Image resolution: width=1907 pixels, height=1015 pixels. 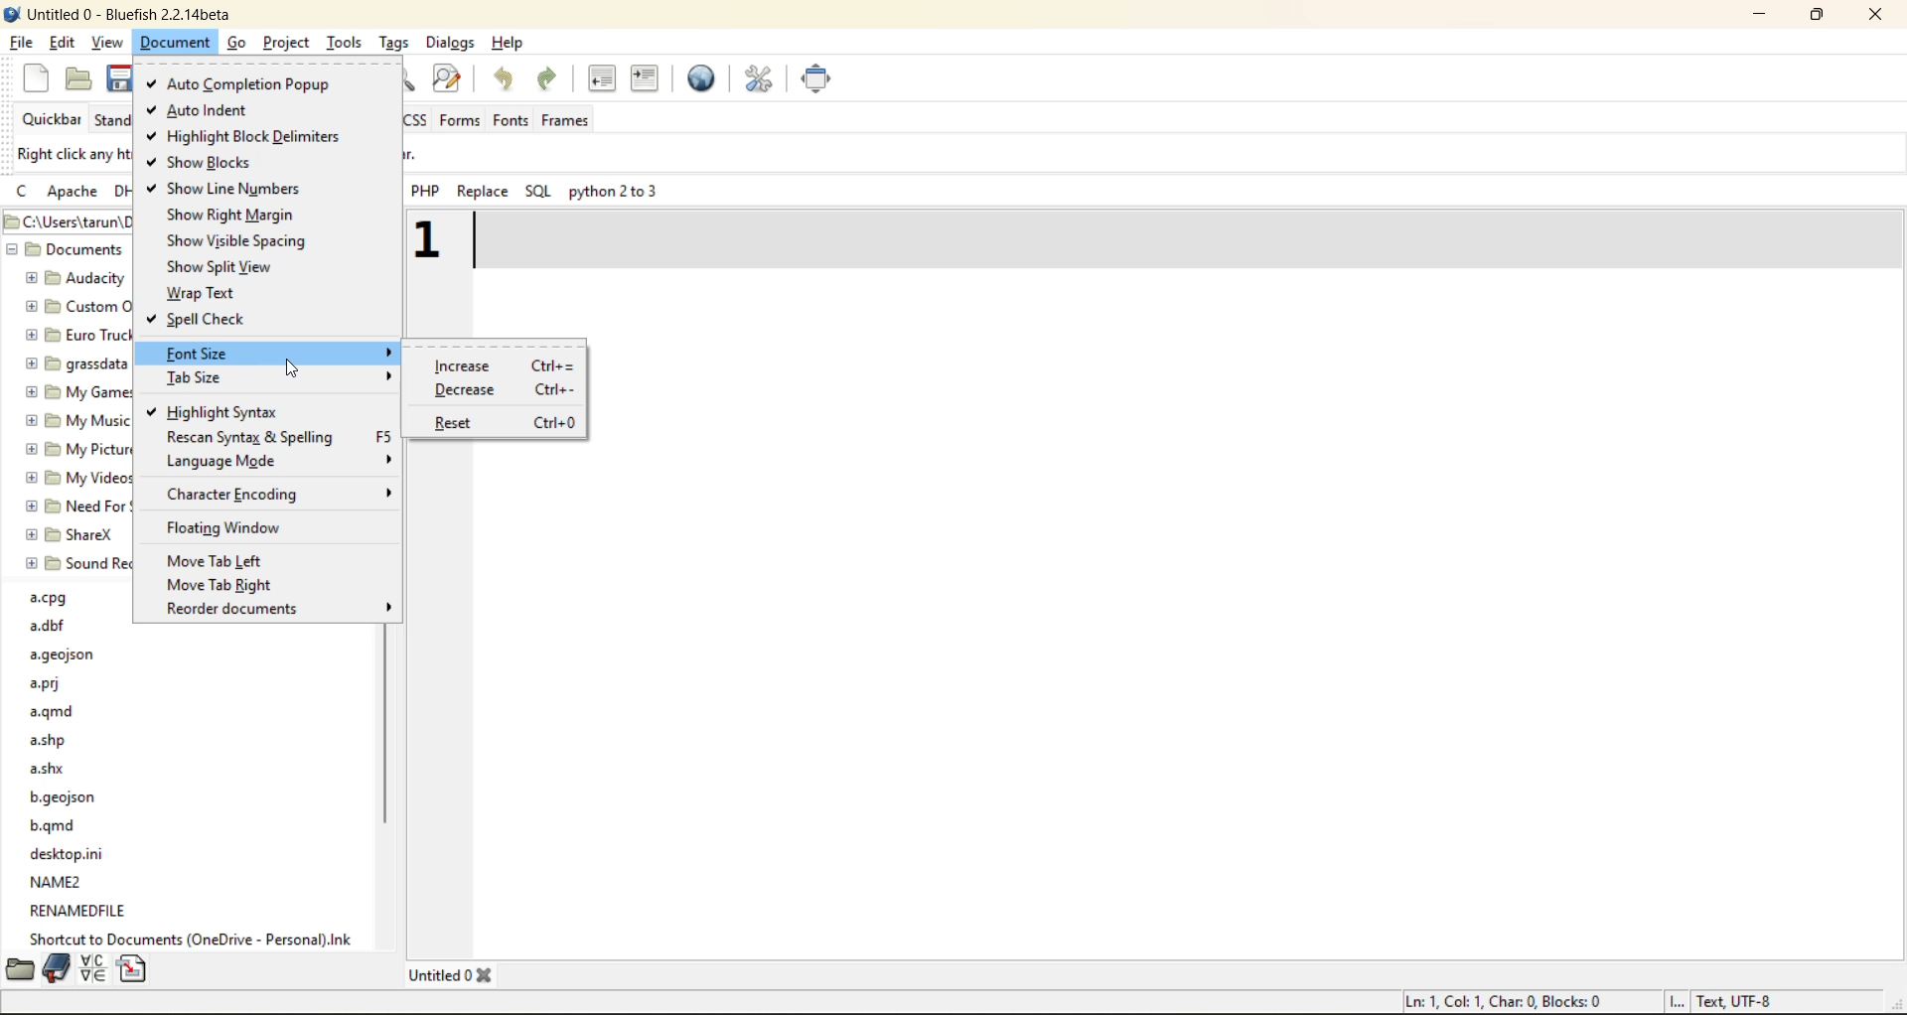 I want to click on css, so click(x=417, y=120).